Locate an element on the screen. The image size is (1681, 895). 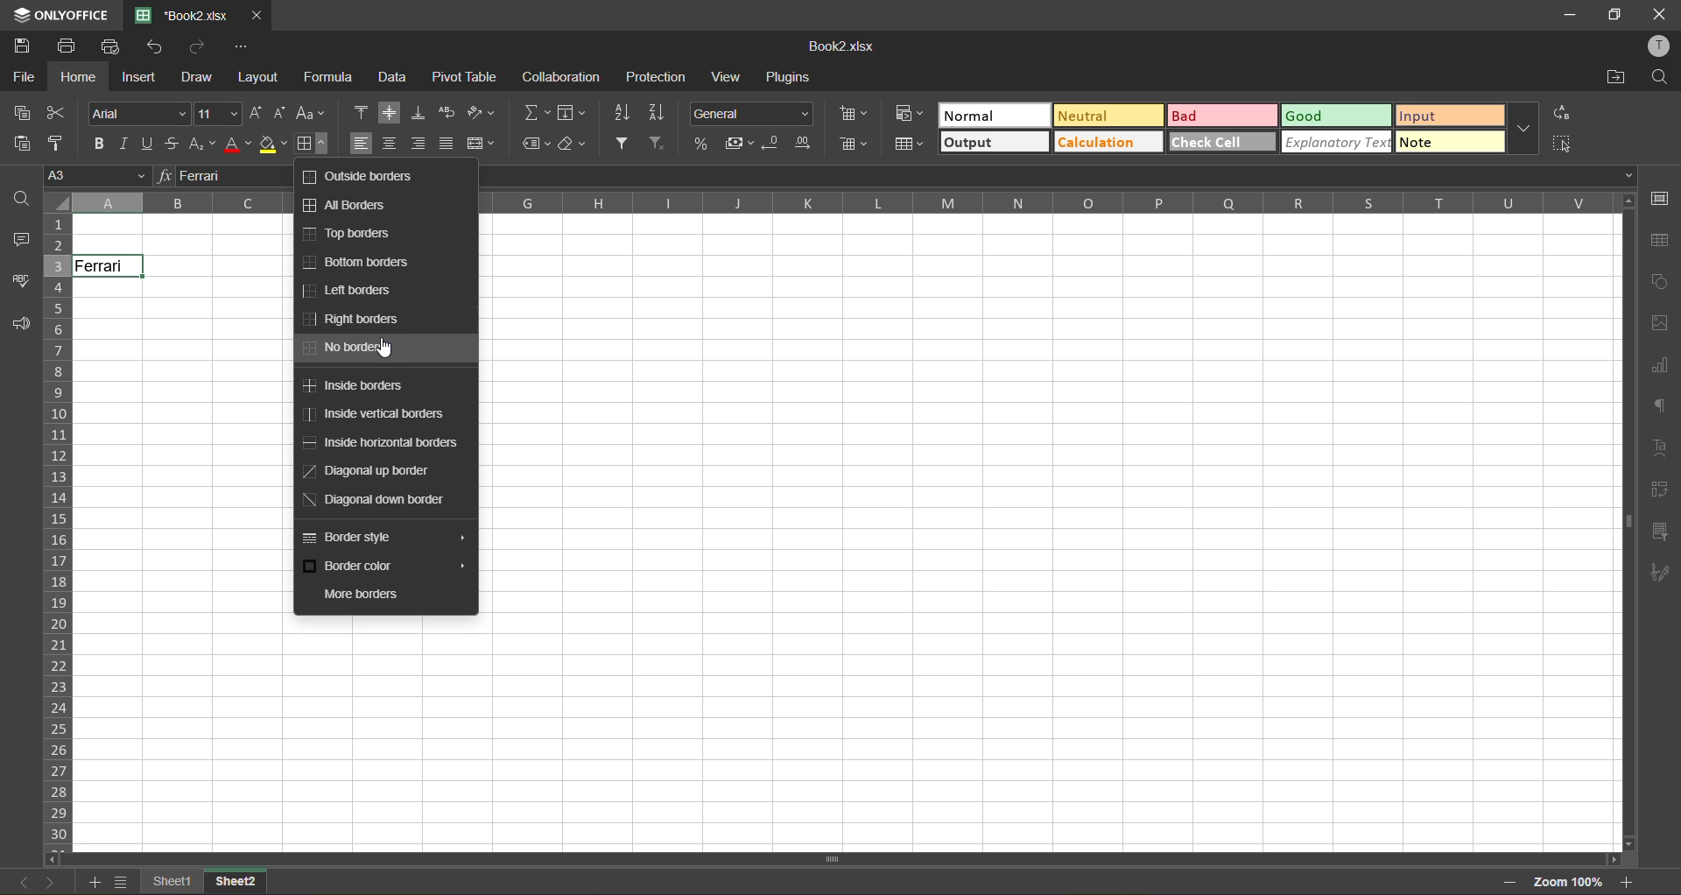
find is located at coordinates (20, 197).